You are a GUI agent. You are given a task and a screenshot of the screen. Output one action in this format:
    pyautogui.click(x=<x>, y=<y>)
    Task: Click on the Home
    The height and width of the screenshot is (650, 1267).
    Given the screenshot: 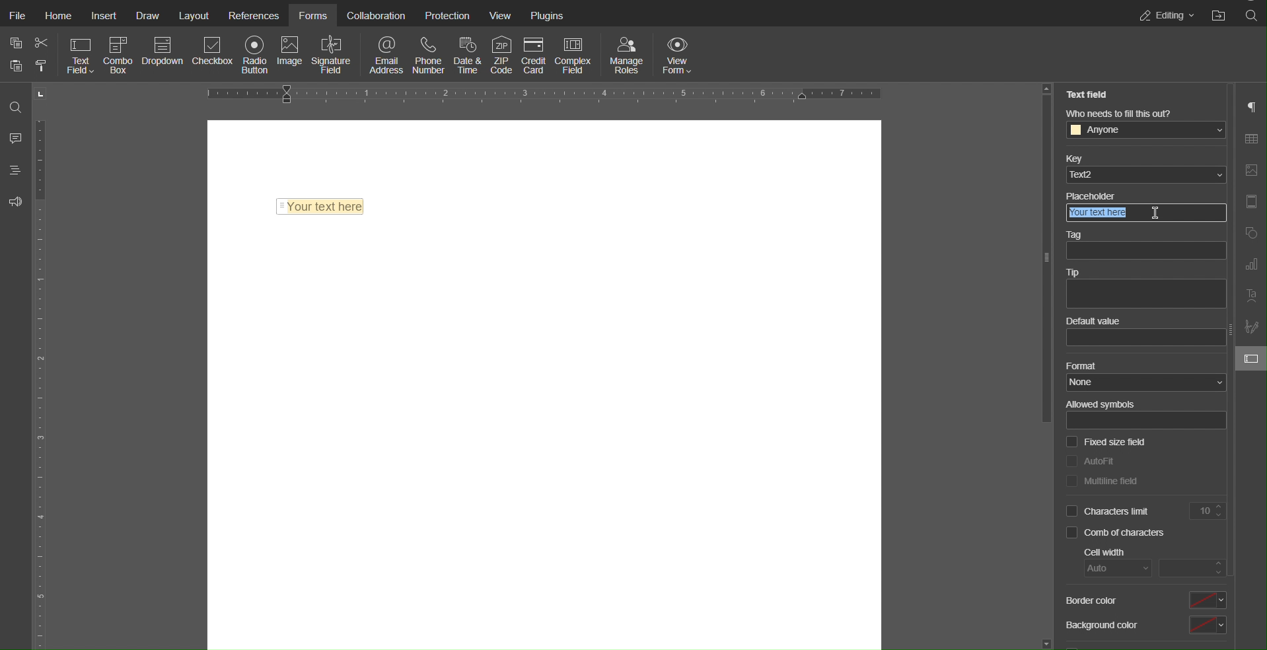 What is the action you would take?
    pyautogui.click(x=58, y=17)
    